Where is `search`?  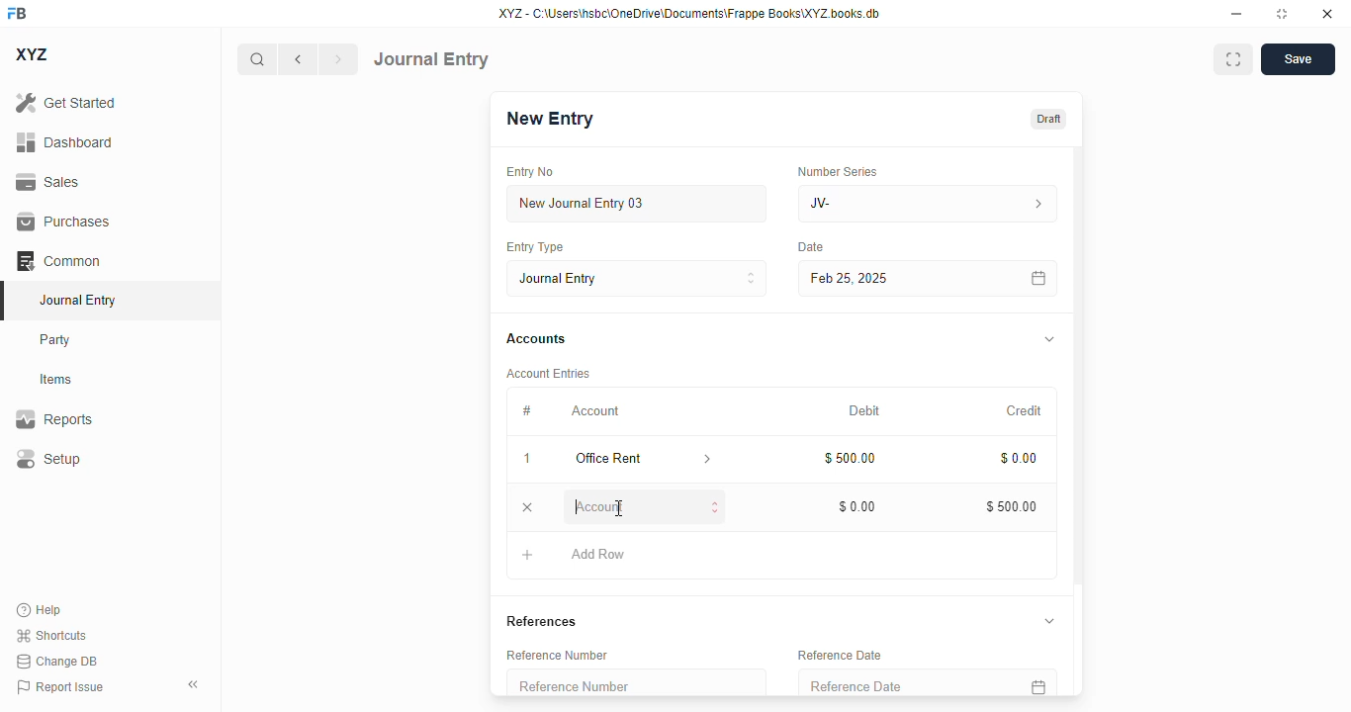
search is located at coordinates (256, 59).